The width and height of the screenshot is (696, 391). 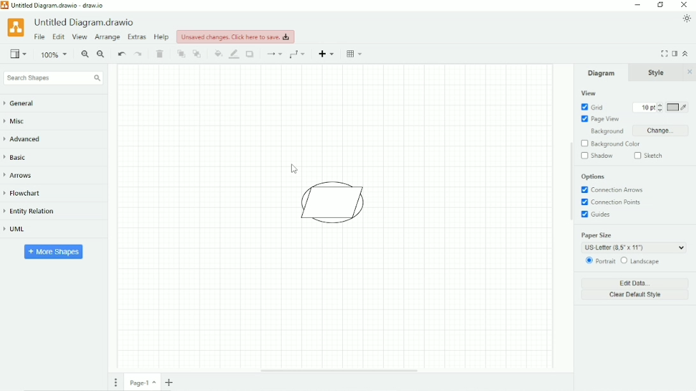 I want to click on Cursor, so click(x=294, y=167).